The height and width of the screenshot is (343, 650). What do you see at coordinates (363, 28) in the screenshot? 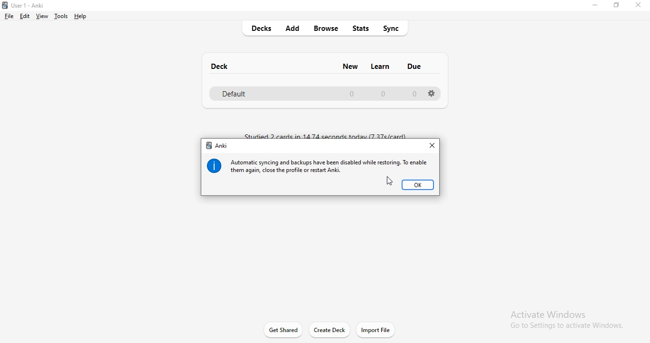
I see `stats` at bounding box center [363, 28].